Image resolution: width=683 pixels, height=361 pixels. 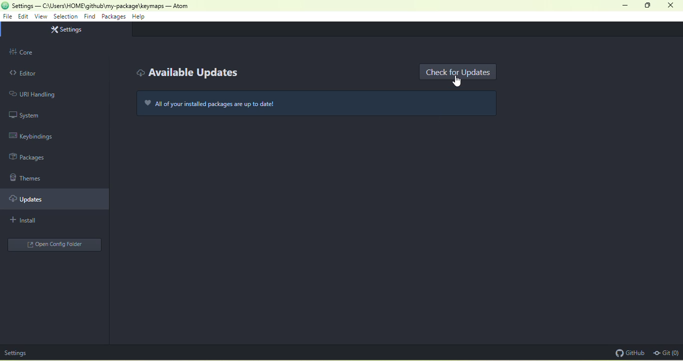 What do you see at coordinates (40, 17) in the screenshot?
I see `view` at bounding box center [40, 17].